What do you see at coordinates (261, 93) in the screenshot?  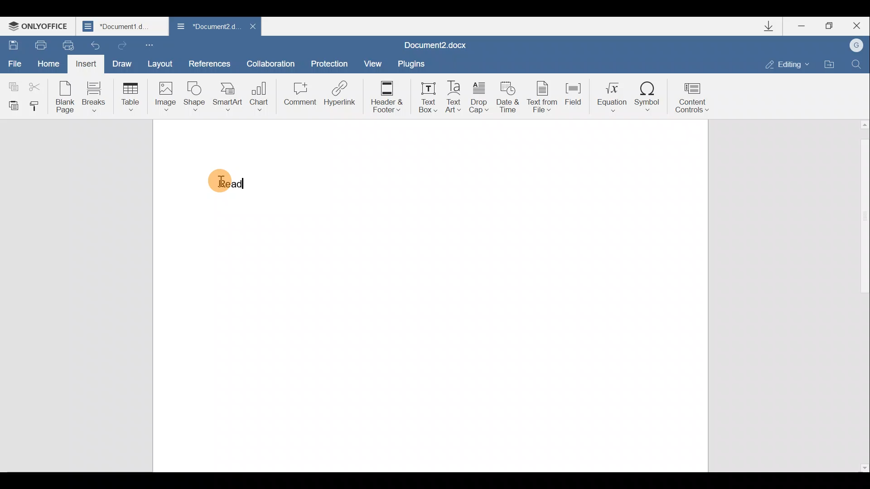 I see `Chart` at bounding box center [261, 93].